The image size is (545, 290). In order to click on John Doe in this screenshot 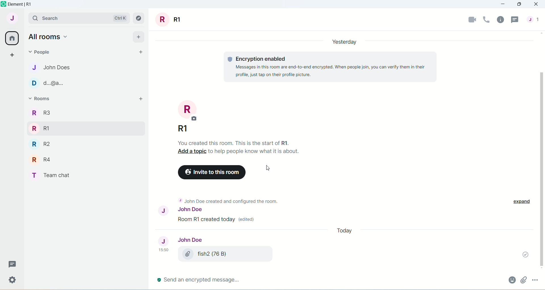, I will do `click(183, 240)`.